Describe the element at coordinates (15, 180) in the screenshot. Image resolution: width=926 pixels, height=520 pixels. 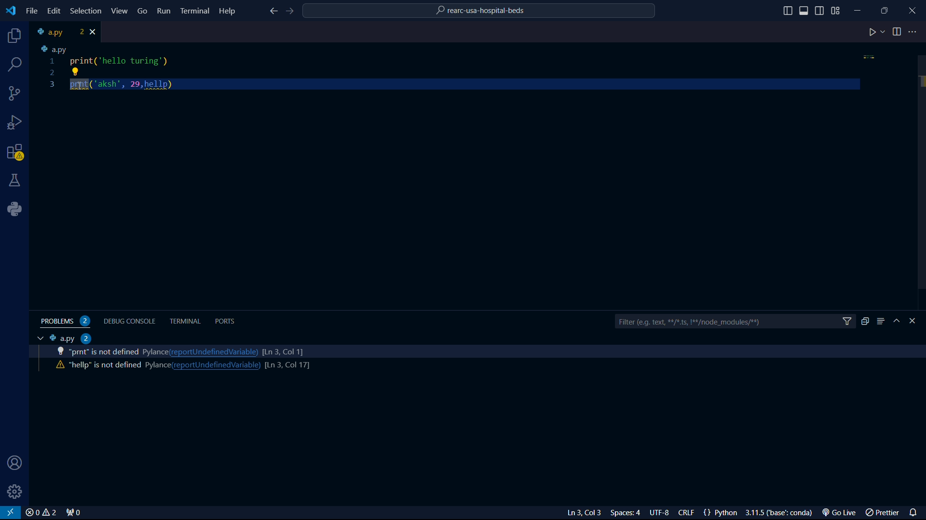
I see `labs` at that location.